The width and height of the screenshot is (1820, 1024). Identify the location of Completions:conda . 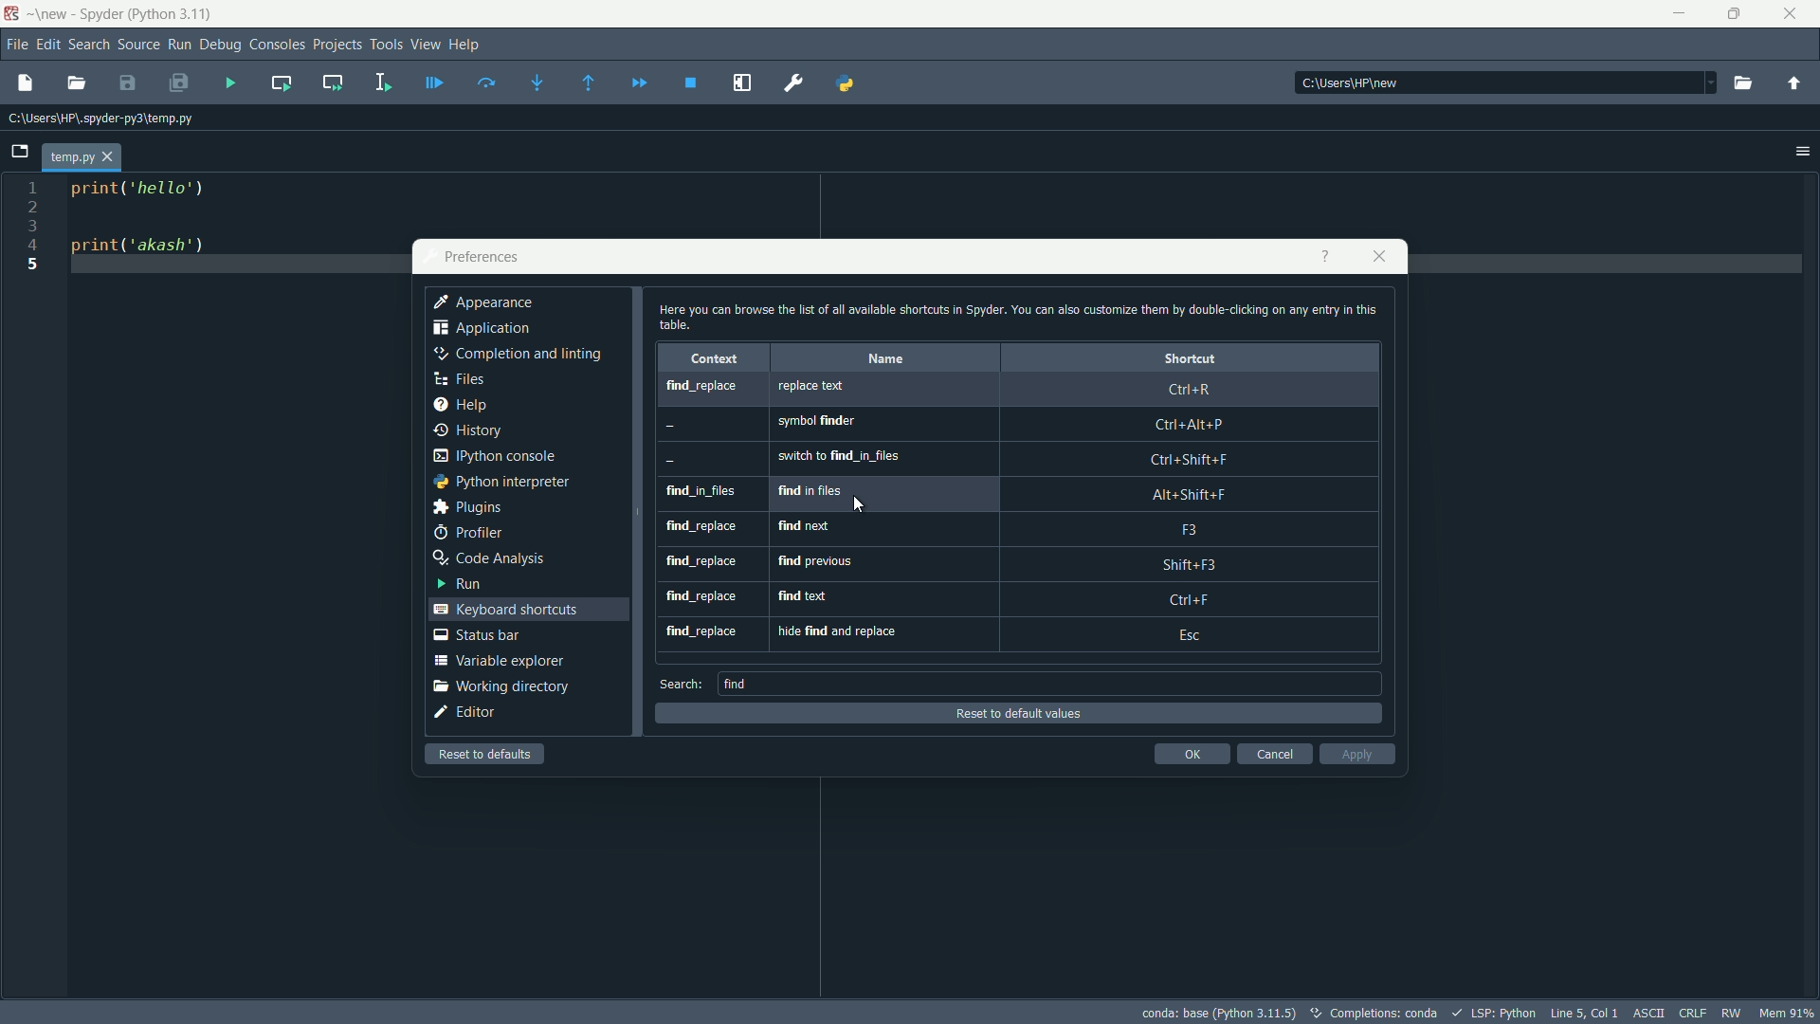
(1376, 1015).